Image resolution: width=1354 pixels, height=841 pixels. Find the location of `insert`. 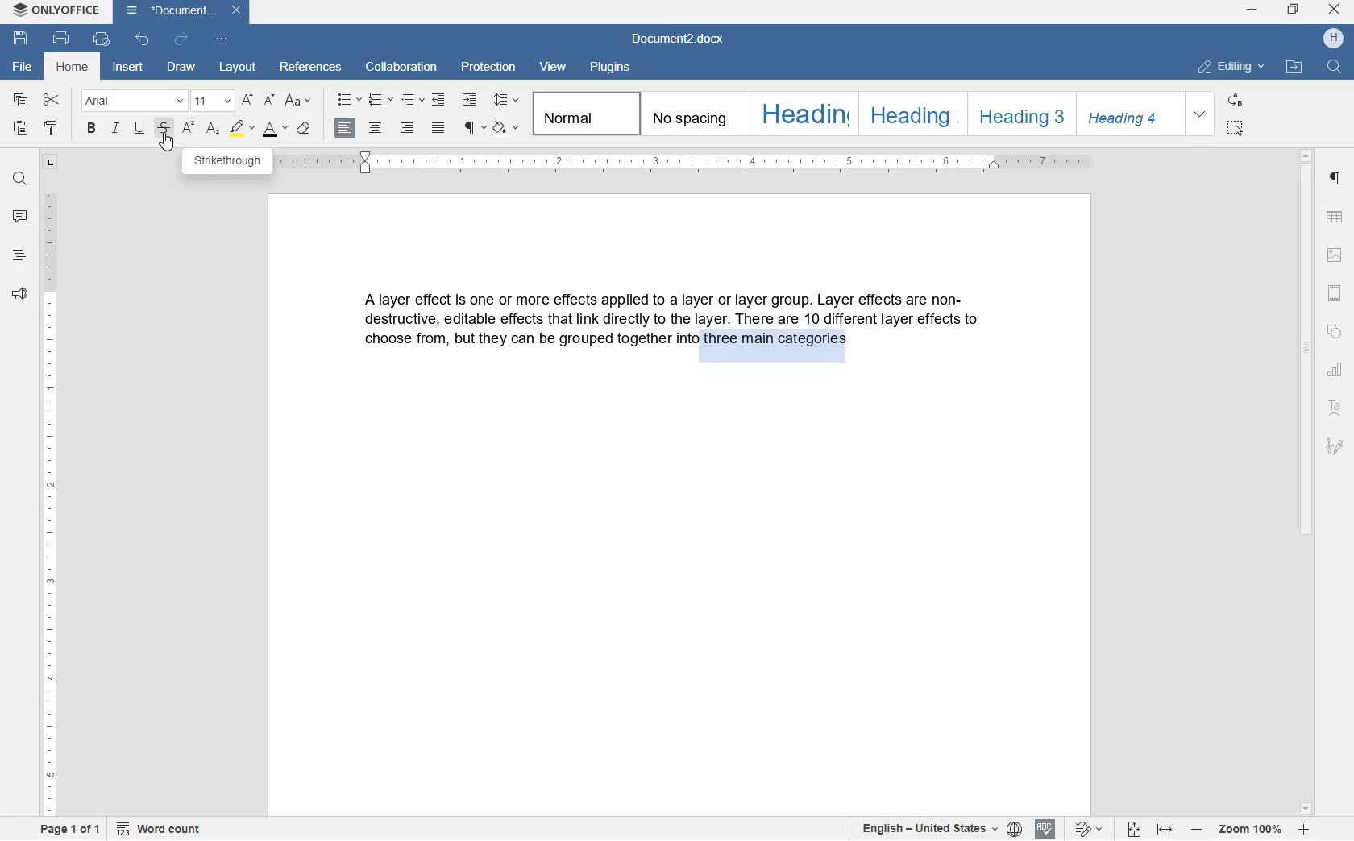

insert is located at coordinates (131, 69).